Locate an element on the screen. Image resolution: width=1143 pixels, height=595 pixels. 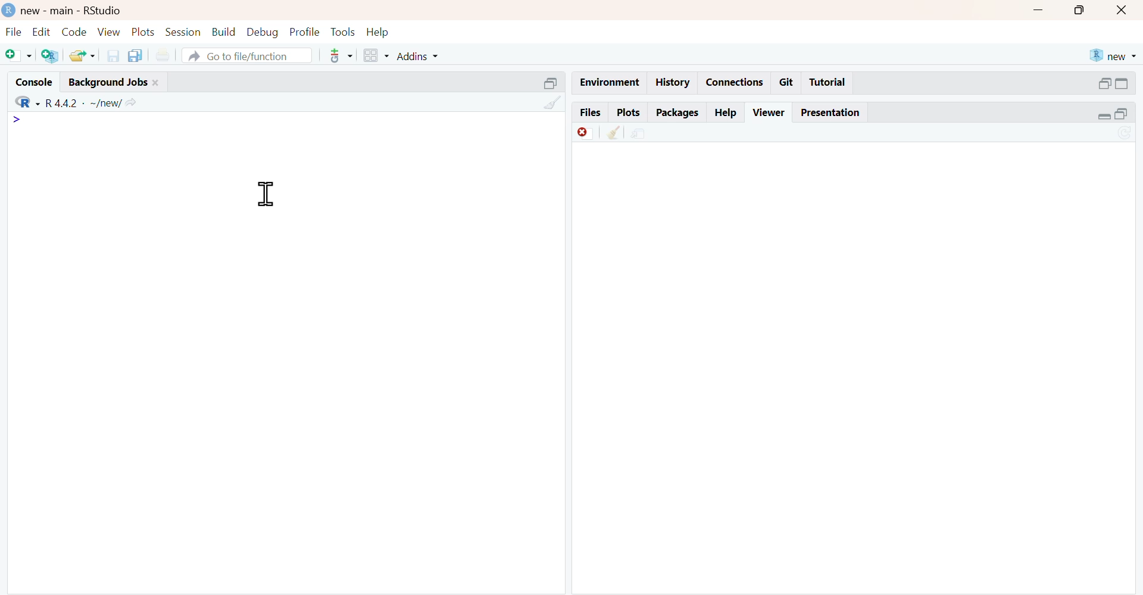
tools is located at coordinates (343, 33).